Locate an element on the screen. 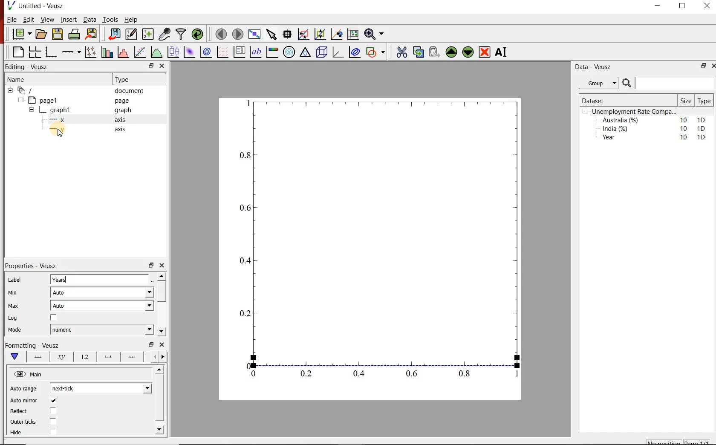 The height and width of the screenshot is (445, 716). y axis is located at coordinates (92, 130).